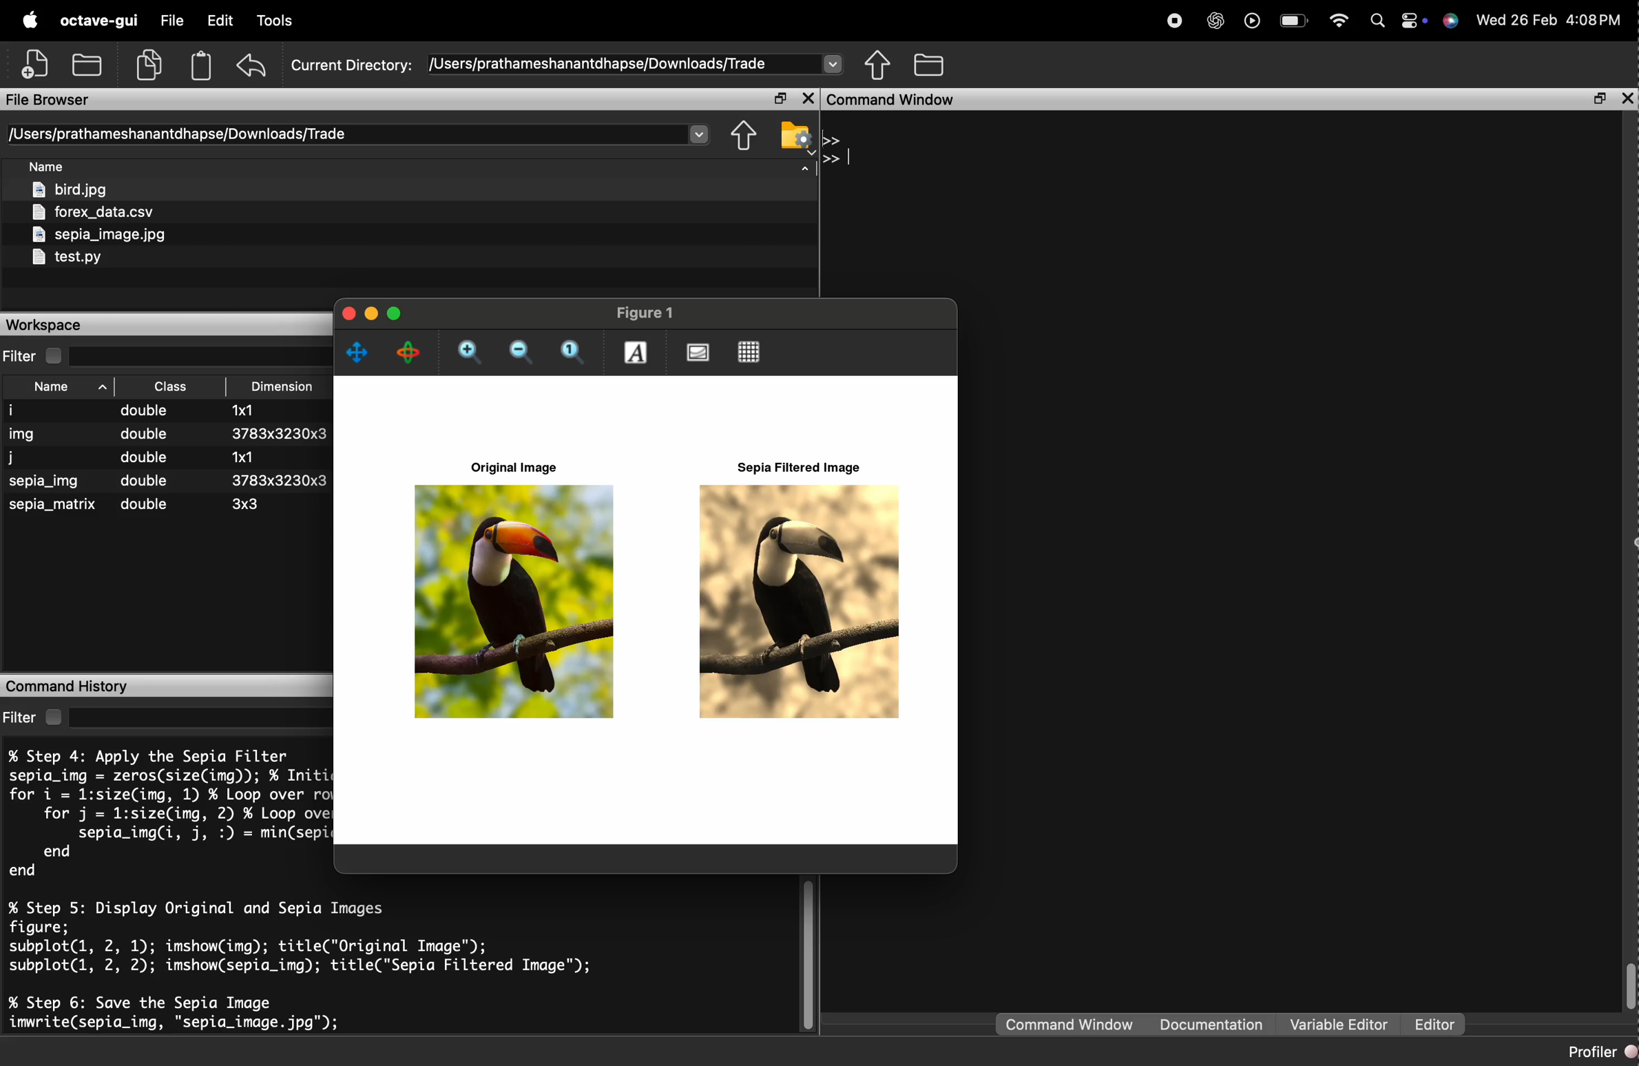  I want to click on share, so click(745, 136).